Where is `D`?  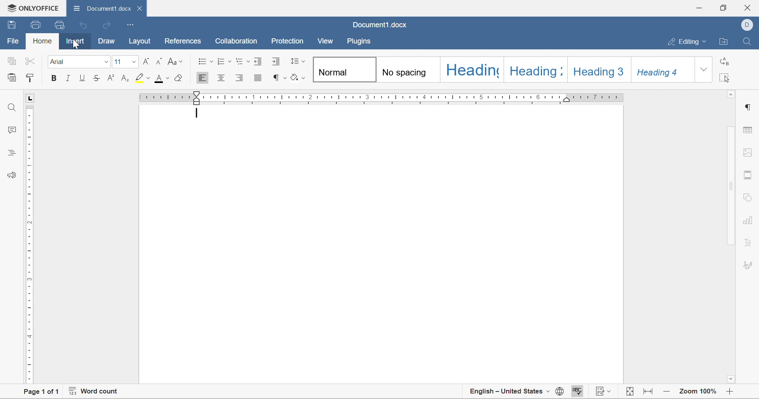 D is located at coordinates (747, 25).